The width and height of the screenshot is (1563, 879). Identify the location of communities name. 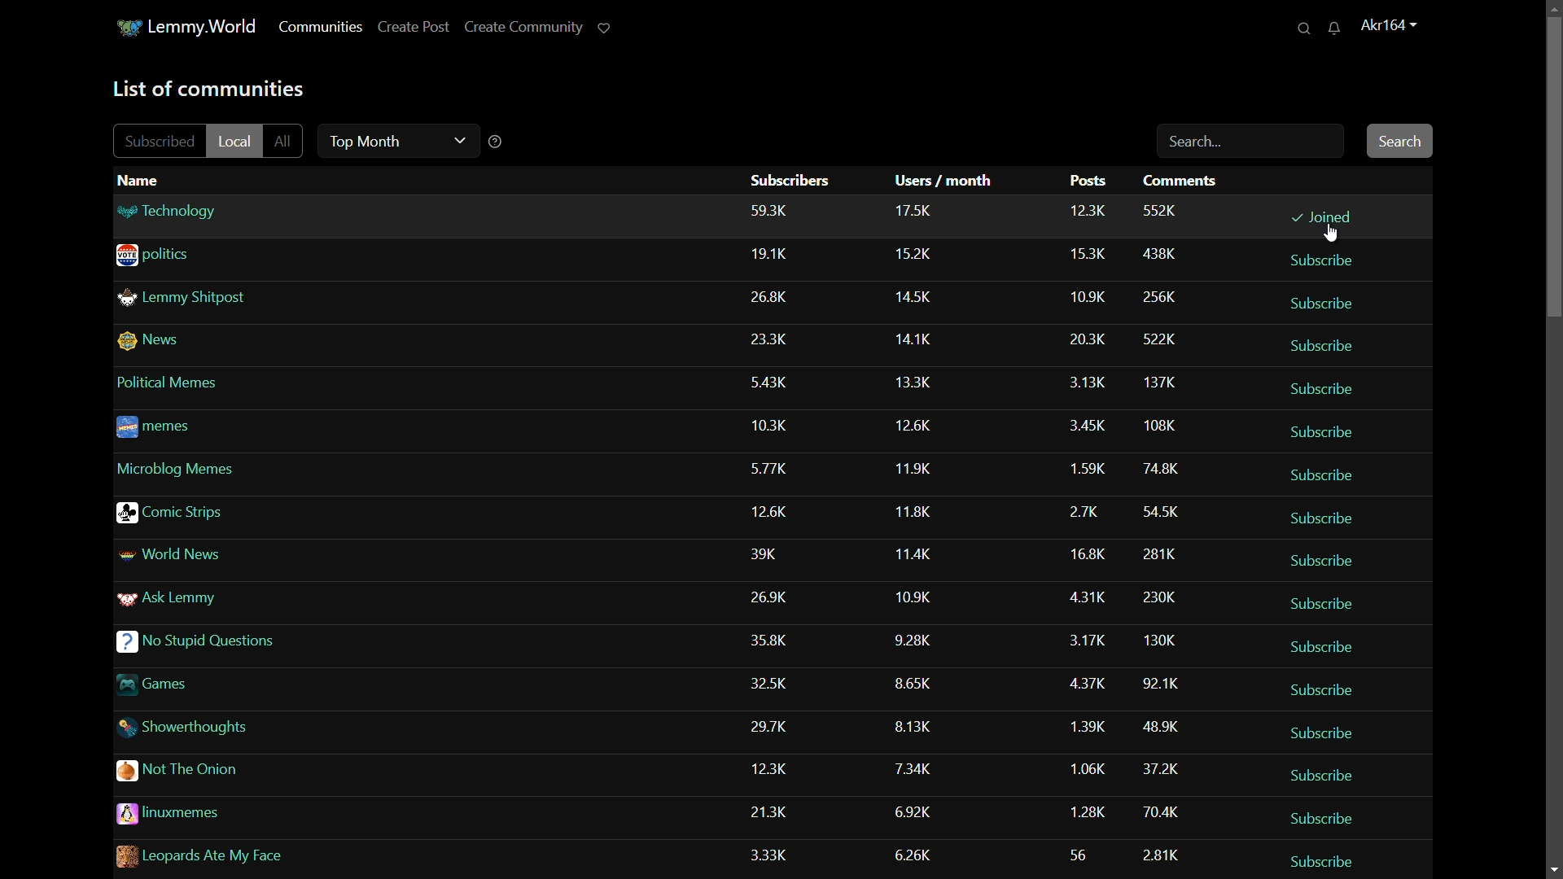
(350, 254).